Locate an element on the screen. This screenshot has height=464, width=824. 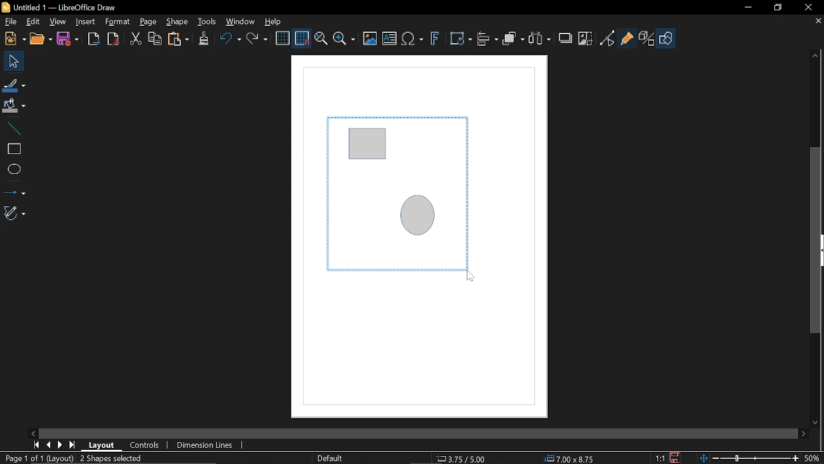
Align is located at coordinates (487, 40).